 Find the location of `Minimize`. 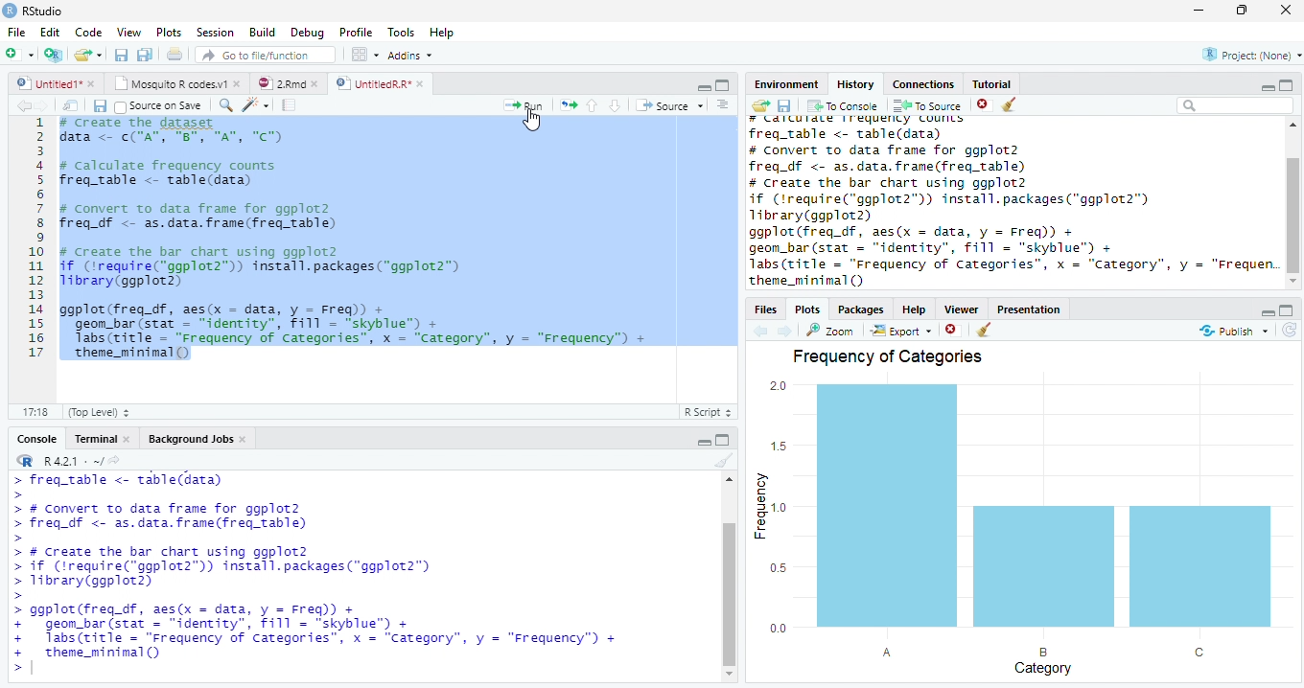

Minimize is located at coordinates (704, 442).